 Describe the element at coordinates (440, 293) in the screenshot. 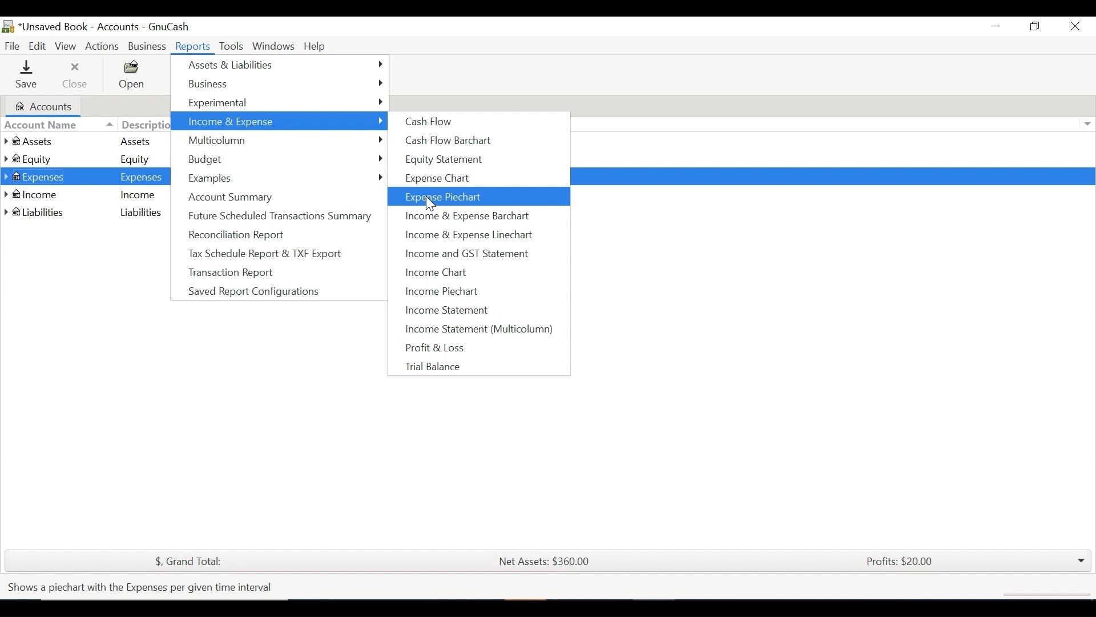

I see `Income Piechart` at that location.